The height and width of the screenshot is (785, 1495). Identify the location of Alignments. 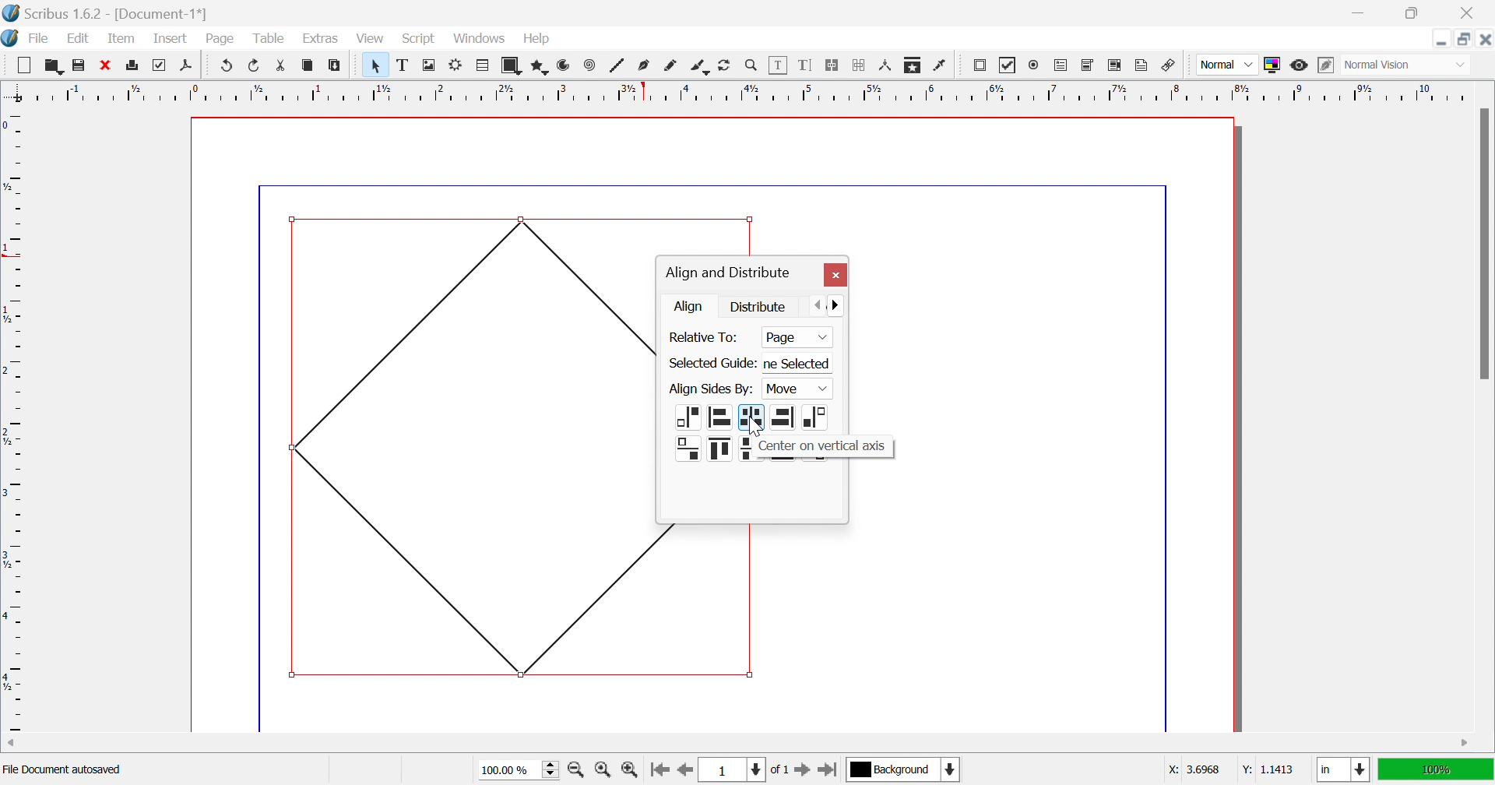
(715, 434).